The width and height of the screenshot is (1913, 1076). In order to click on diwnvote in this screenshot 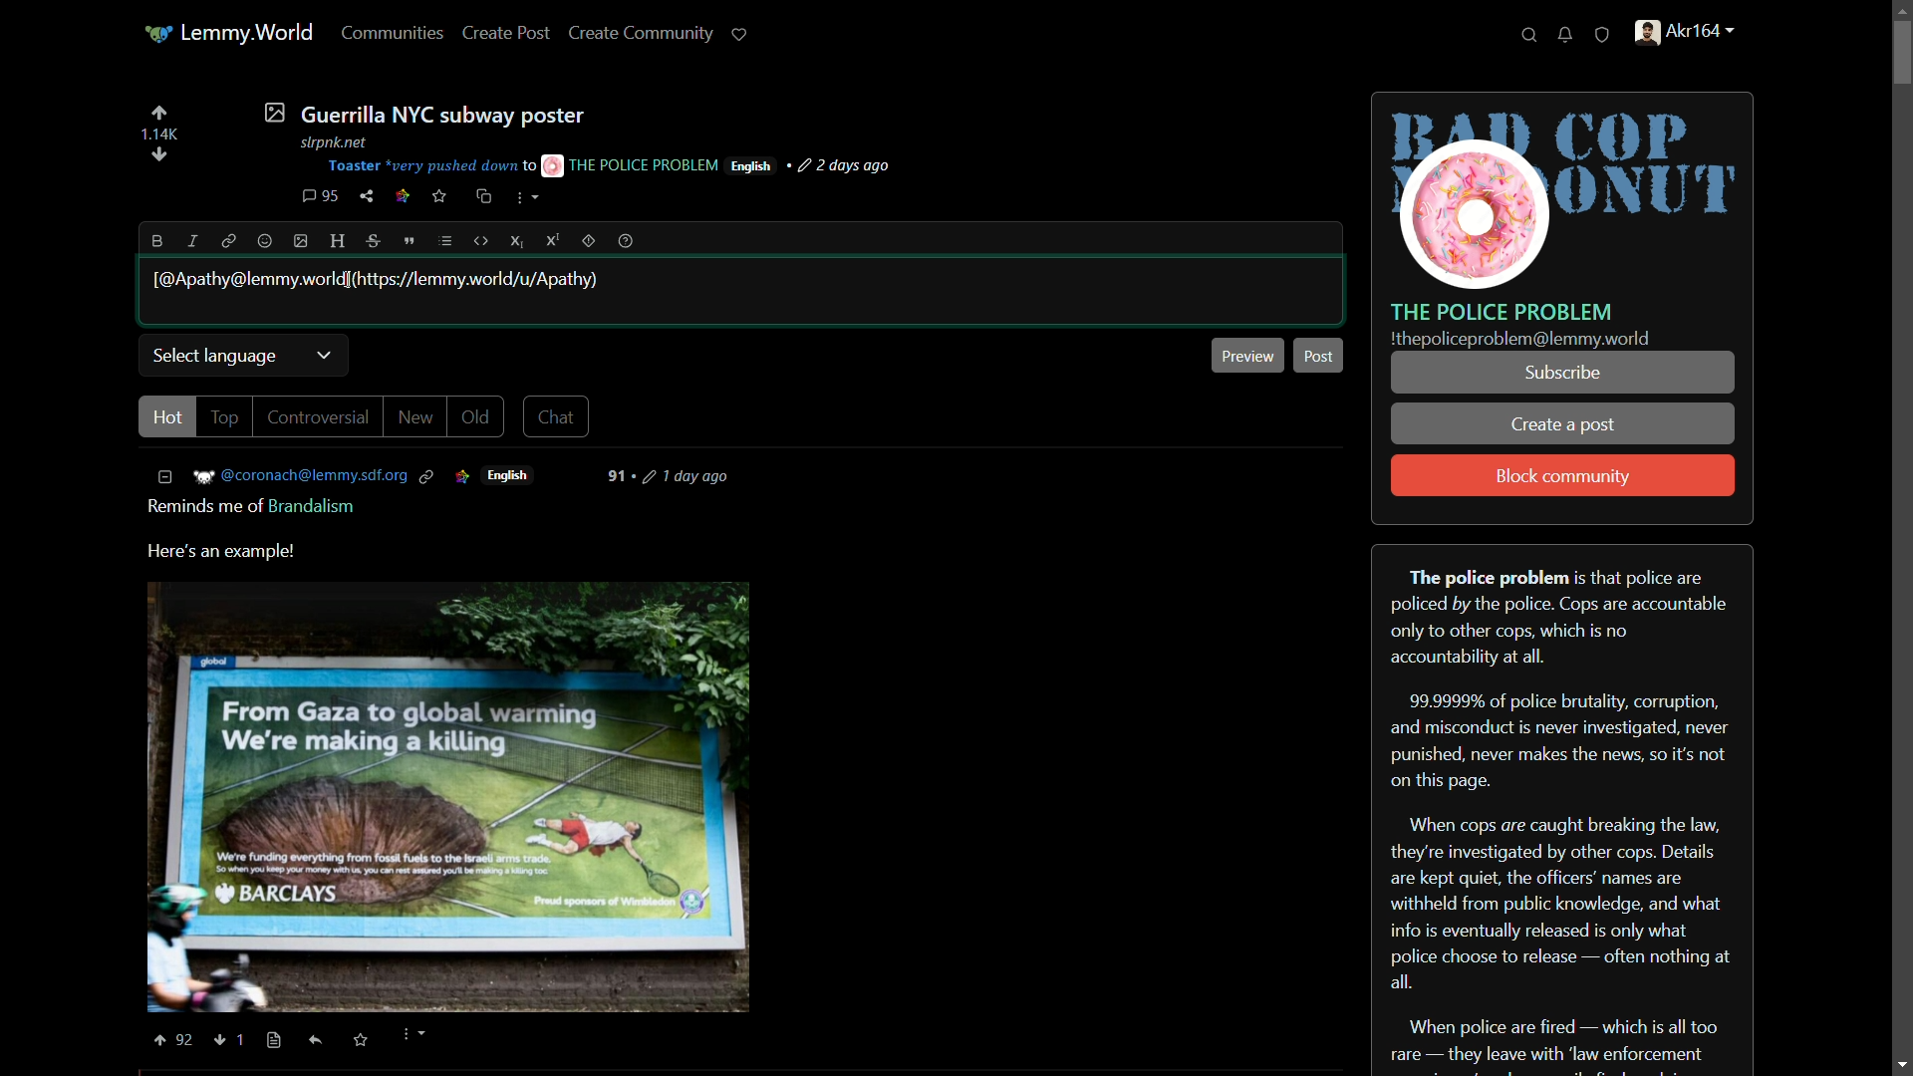, I will do `click(159, 156)`.